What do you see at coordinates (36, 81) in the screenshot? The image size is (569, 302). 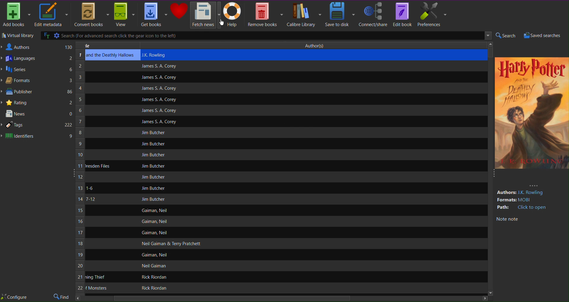 I see `Formats` at bounding box center [36, 81].